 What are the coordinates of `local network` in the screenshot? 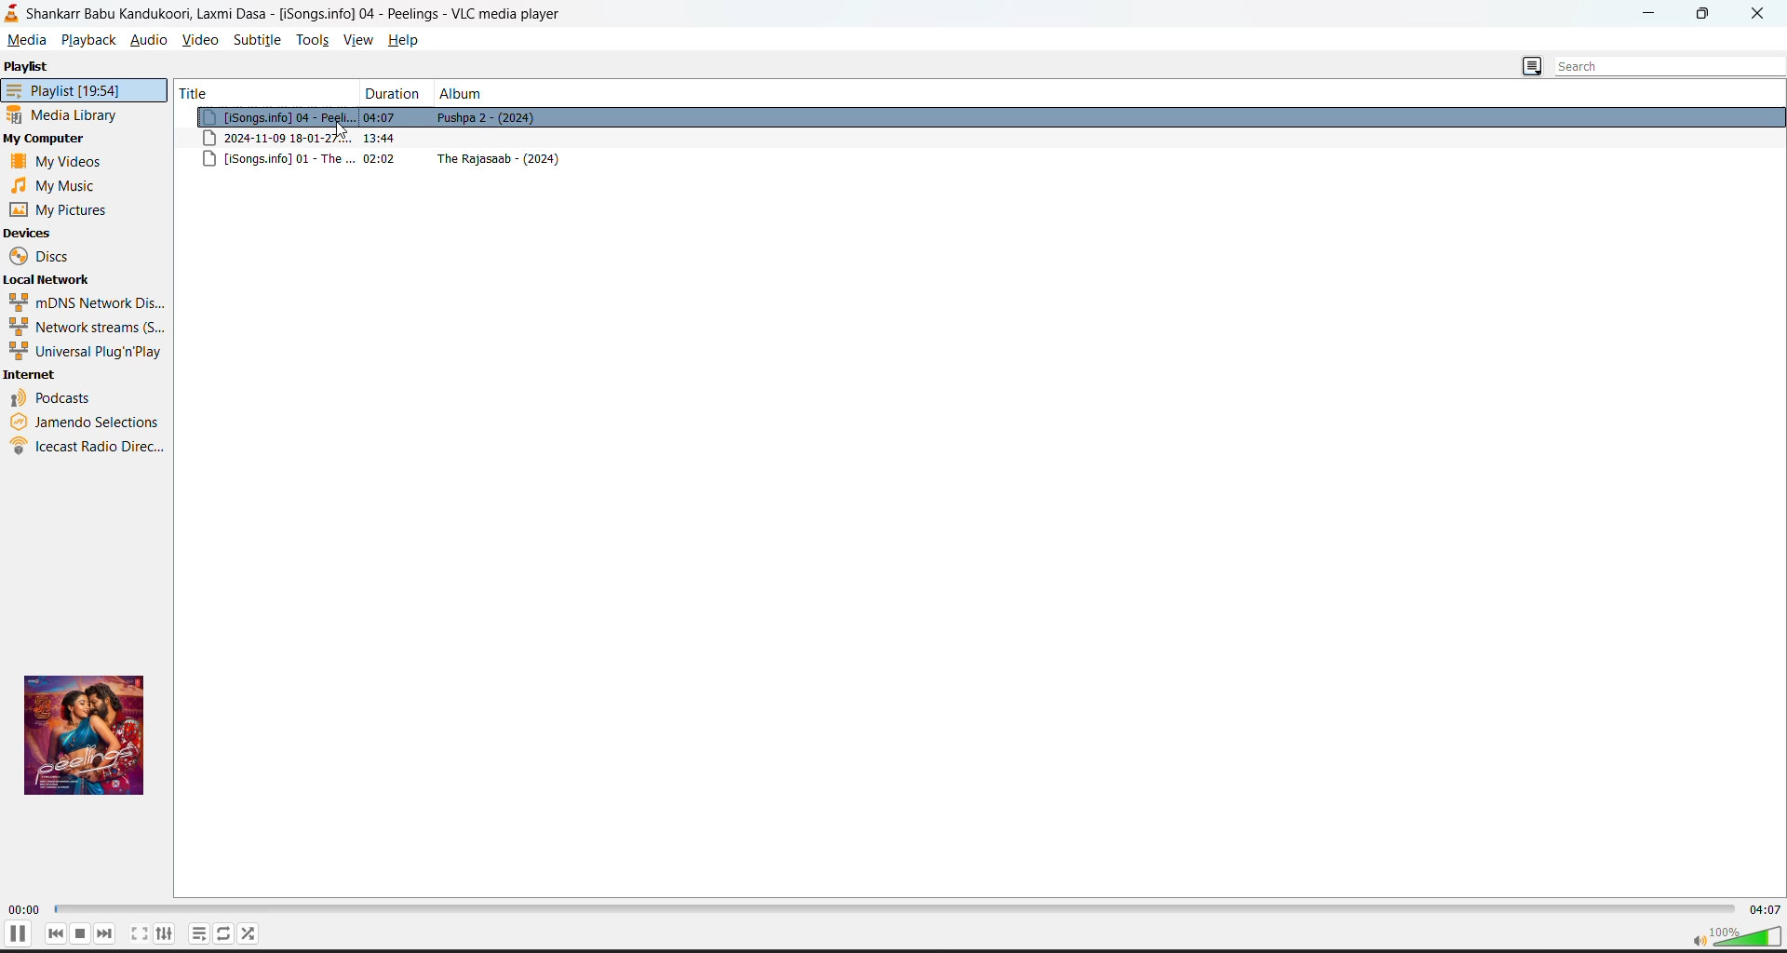 It's located at (52, 280).